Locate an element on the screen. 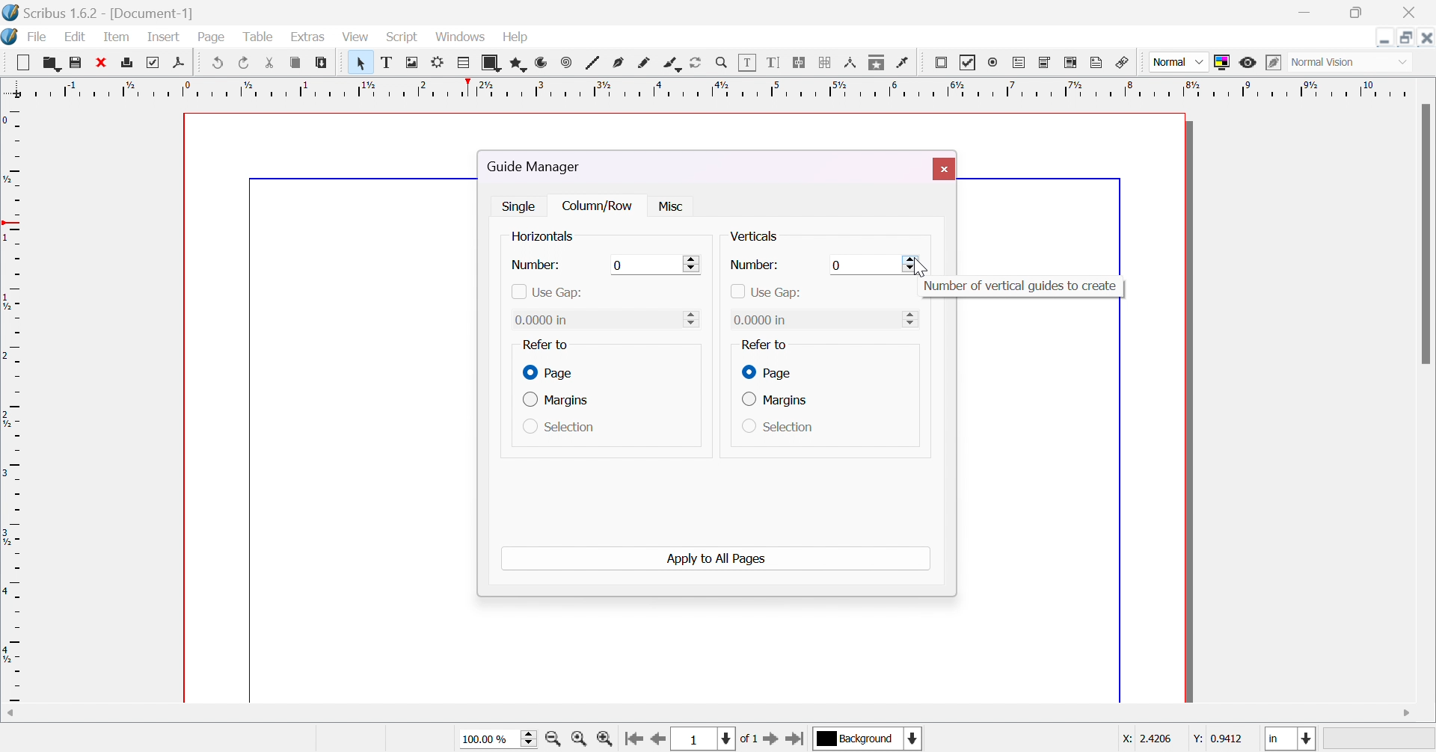 Image resolution: width=1436 pixels, height=752 pixels. page is located at coordinates (765, 372).